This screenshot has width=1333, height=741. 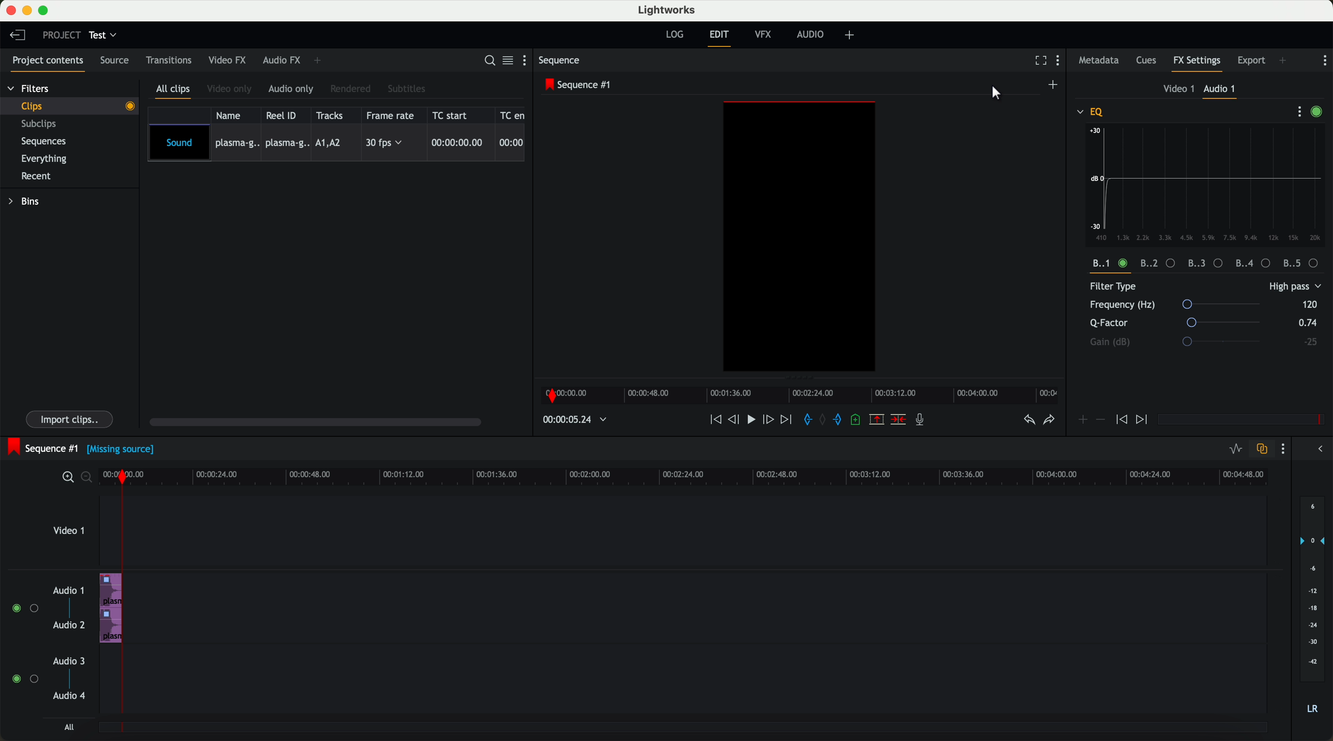 I want to click on filter type, so click(x=1173, y=287).